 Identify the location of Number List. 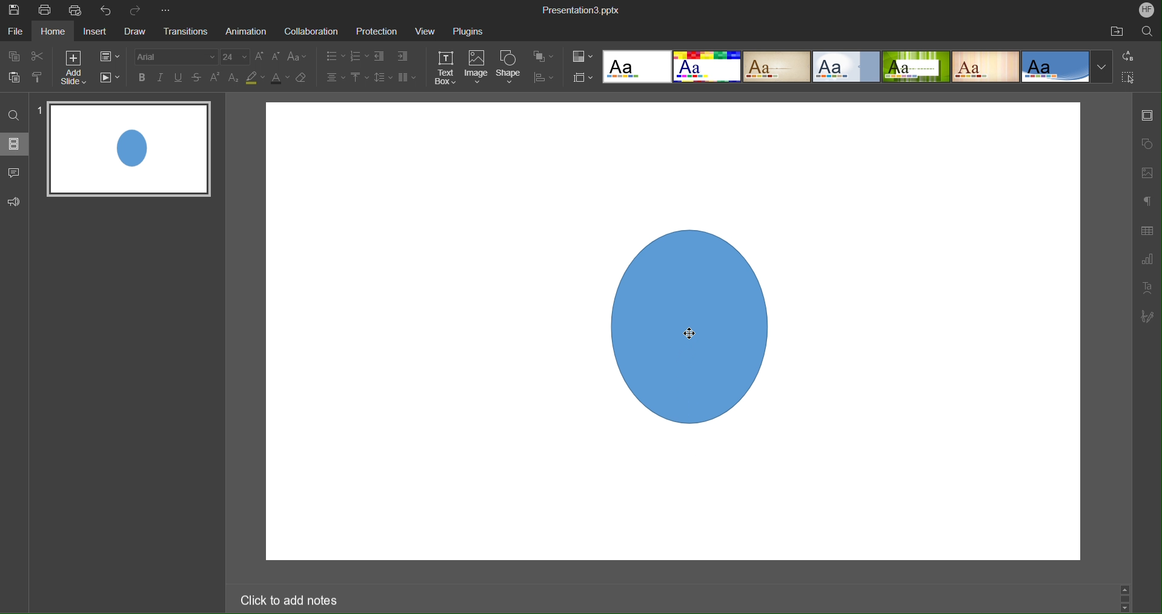
(360, 58).